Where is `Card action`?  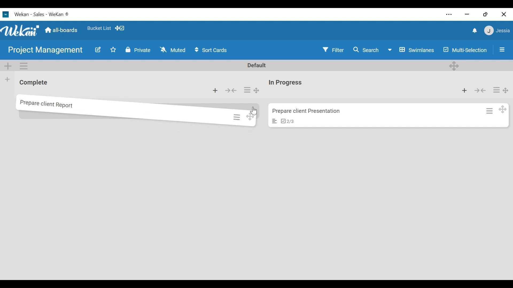
Card action is located at coordinates (488, 112).